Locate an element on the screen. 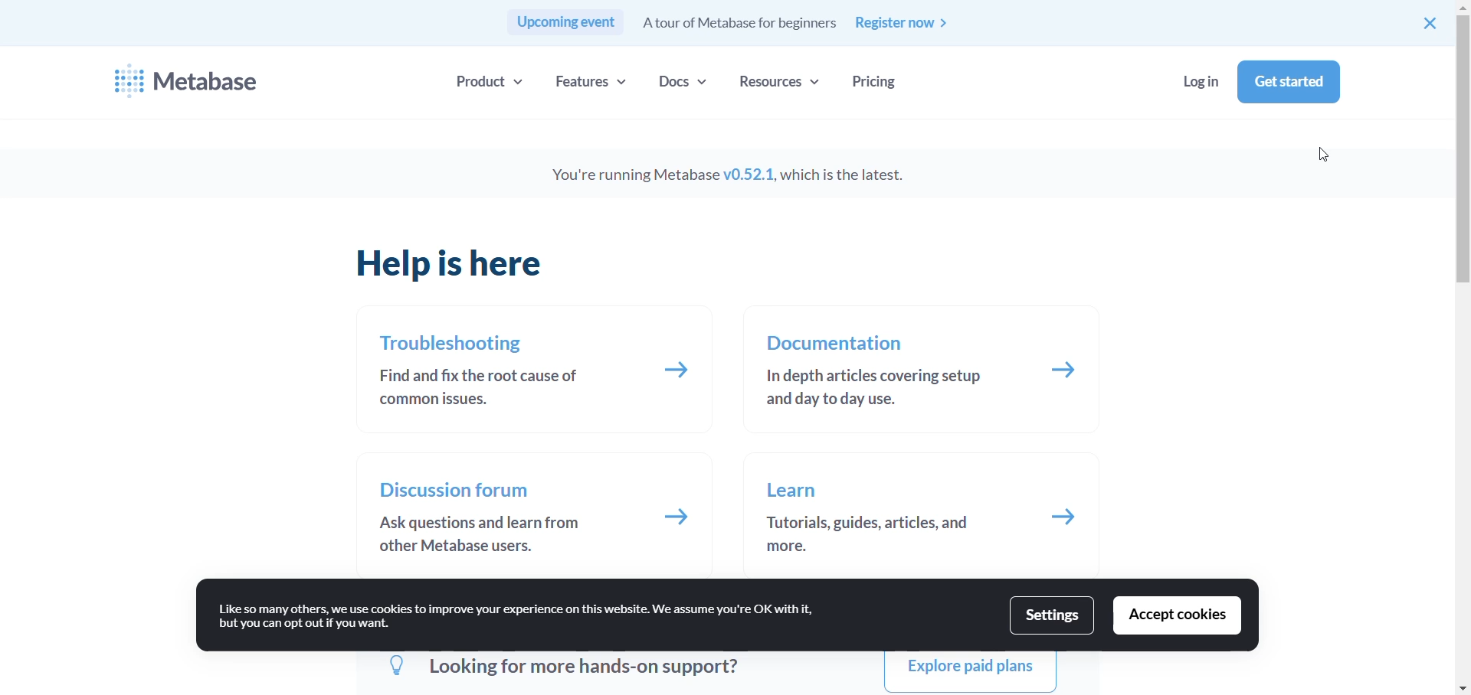 The width and height of the screenshot is (1471, 695). close is located at coordinates (1432, 24).